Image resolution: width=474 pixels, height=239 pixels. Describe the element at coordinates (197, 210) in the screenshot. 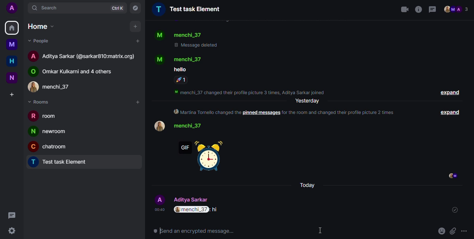

I see `message highlighted for specific user` at that location.